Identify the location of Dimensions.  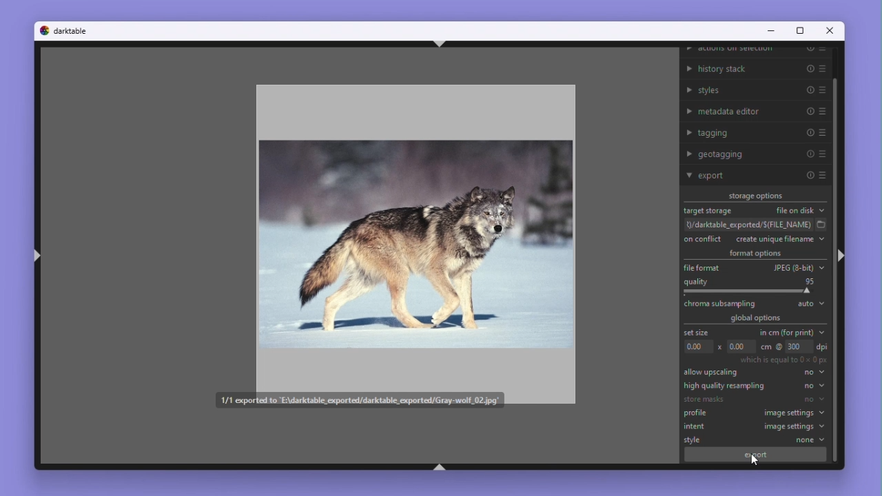
(746, 347).